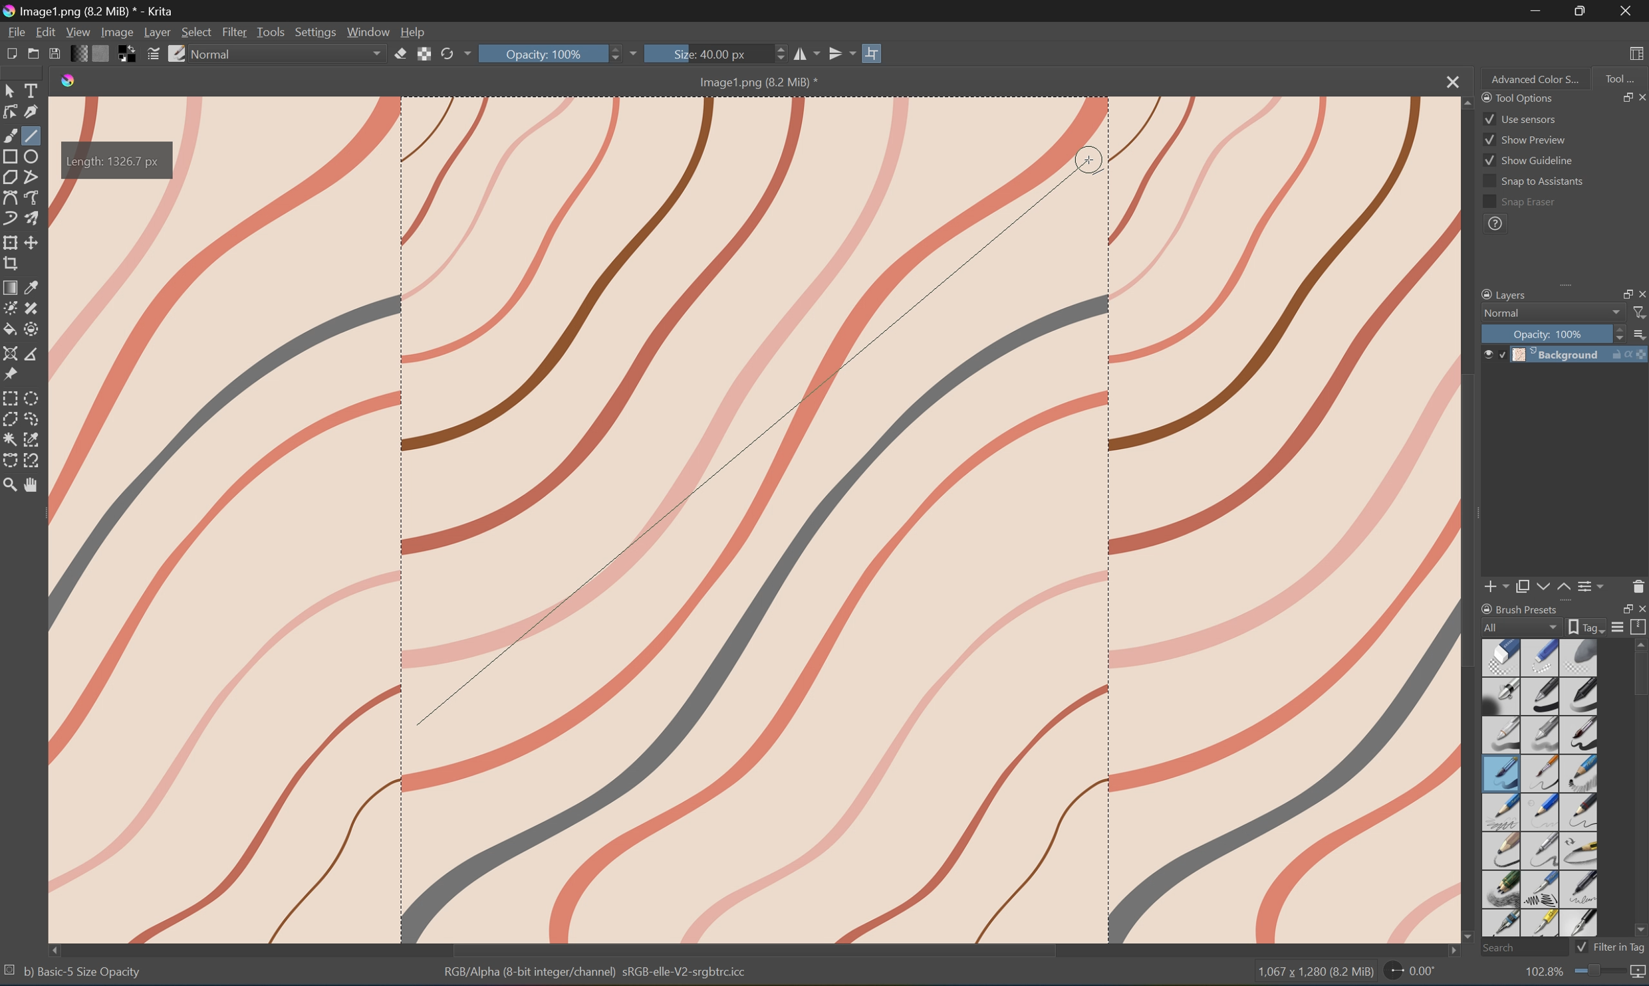  What do you see at coordinates (33, 136) in the screenshot?
I see `Line tool` at bounding box center [33, 136].